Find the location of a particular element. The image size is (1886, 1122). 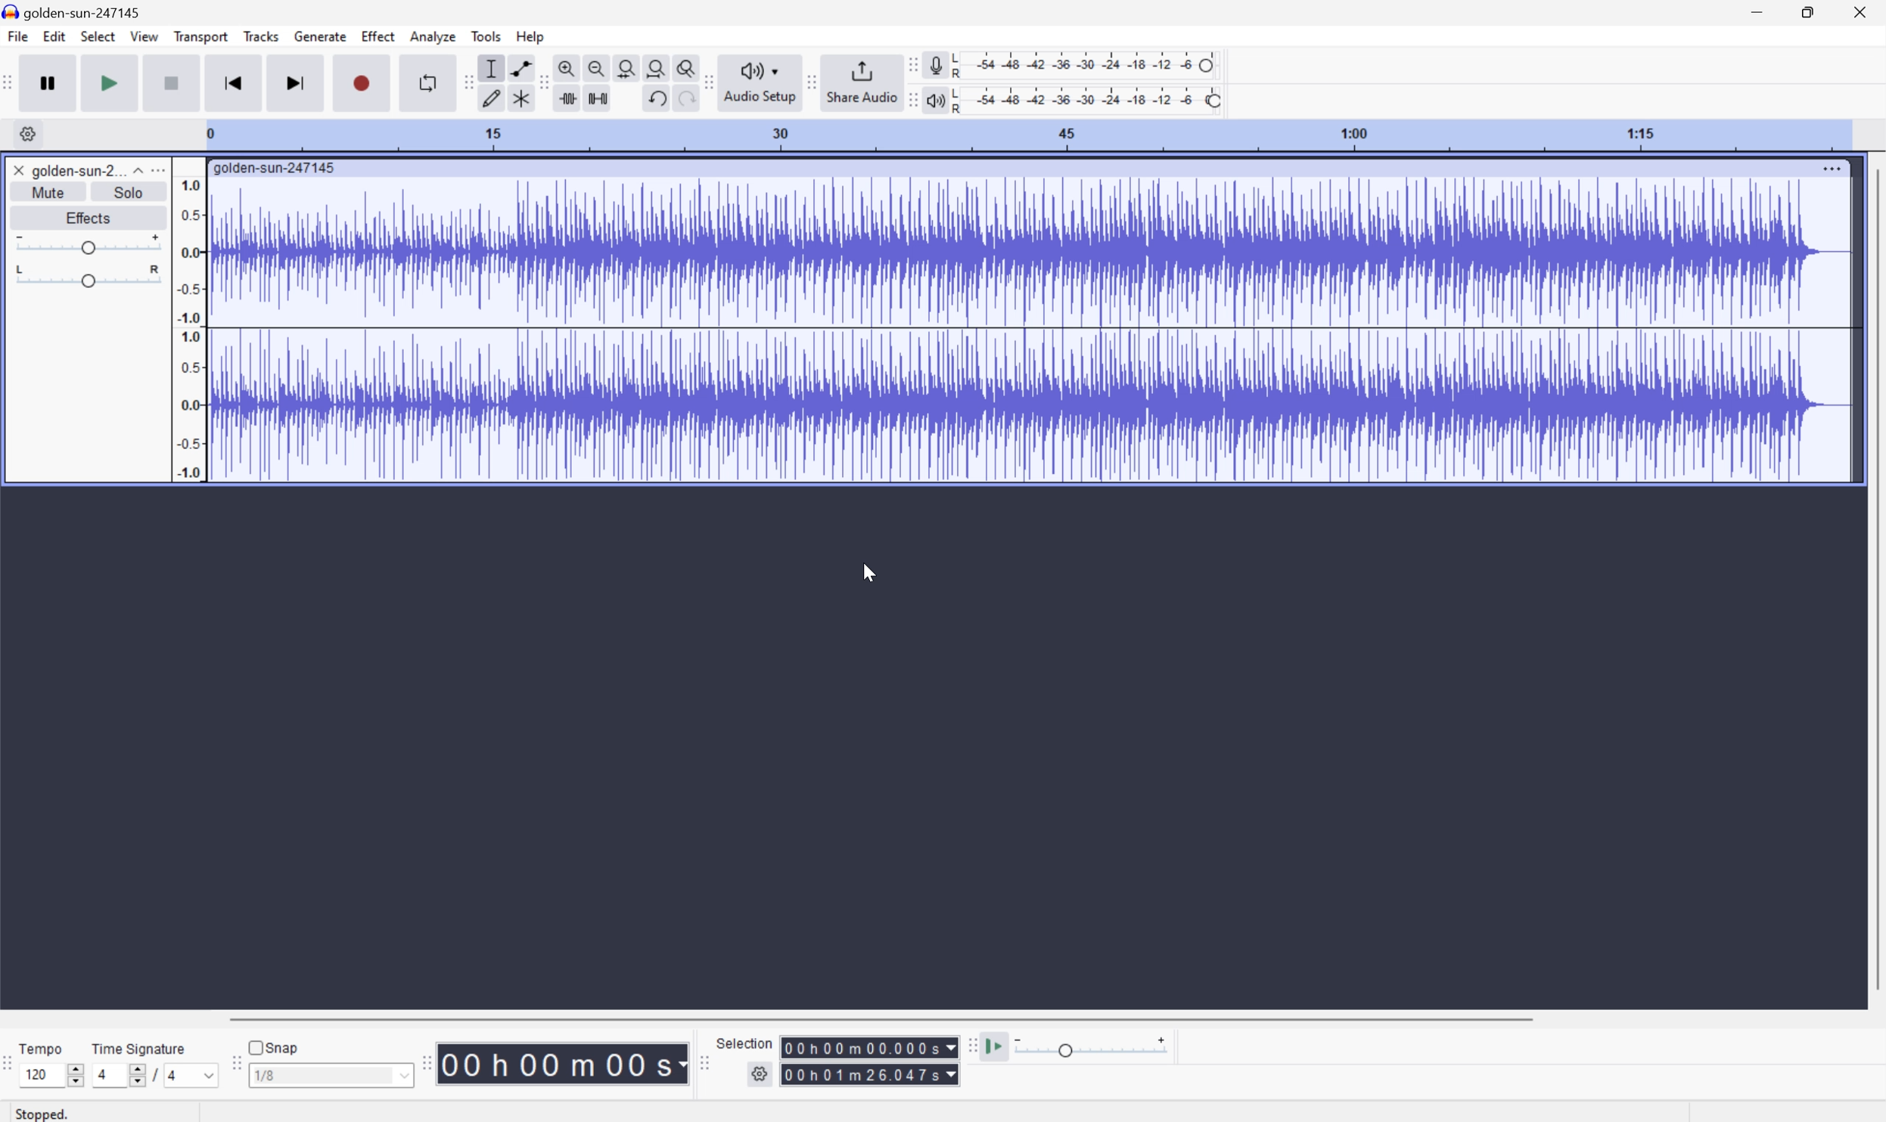

Audio is located at coordinates (1029, 329).